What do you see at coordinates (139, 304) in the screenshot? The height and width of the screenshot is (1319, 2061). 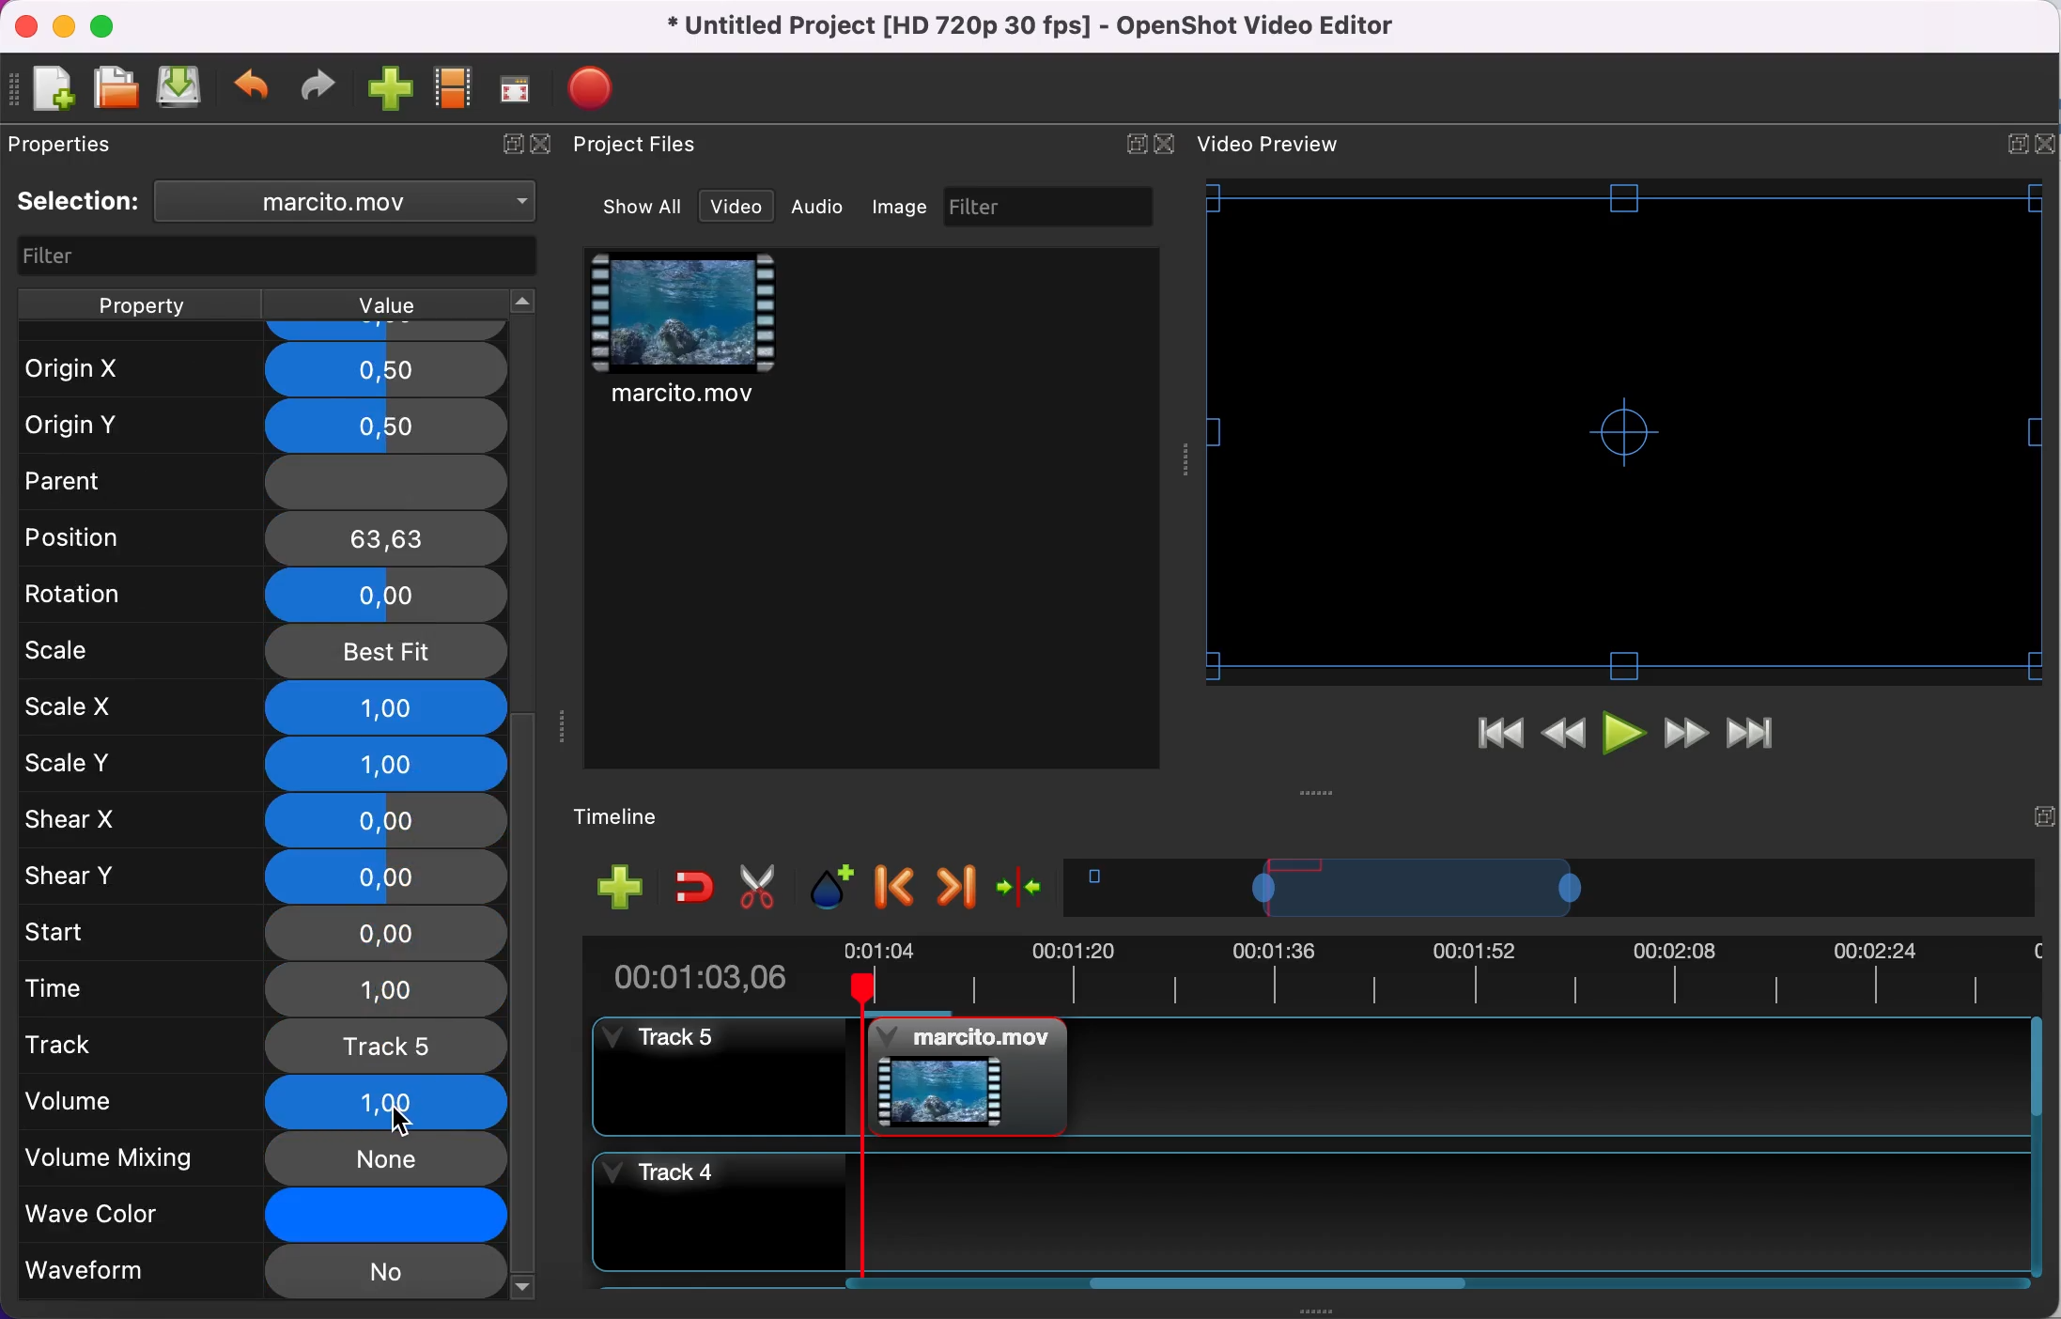 I see `property` at bounding box center [139, 304].